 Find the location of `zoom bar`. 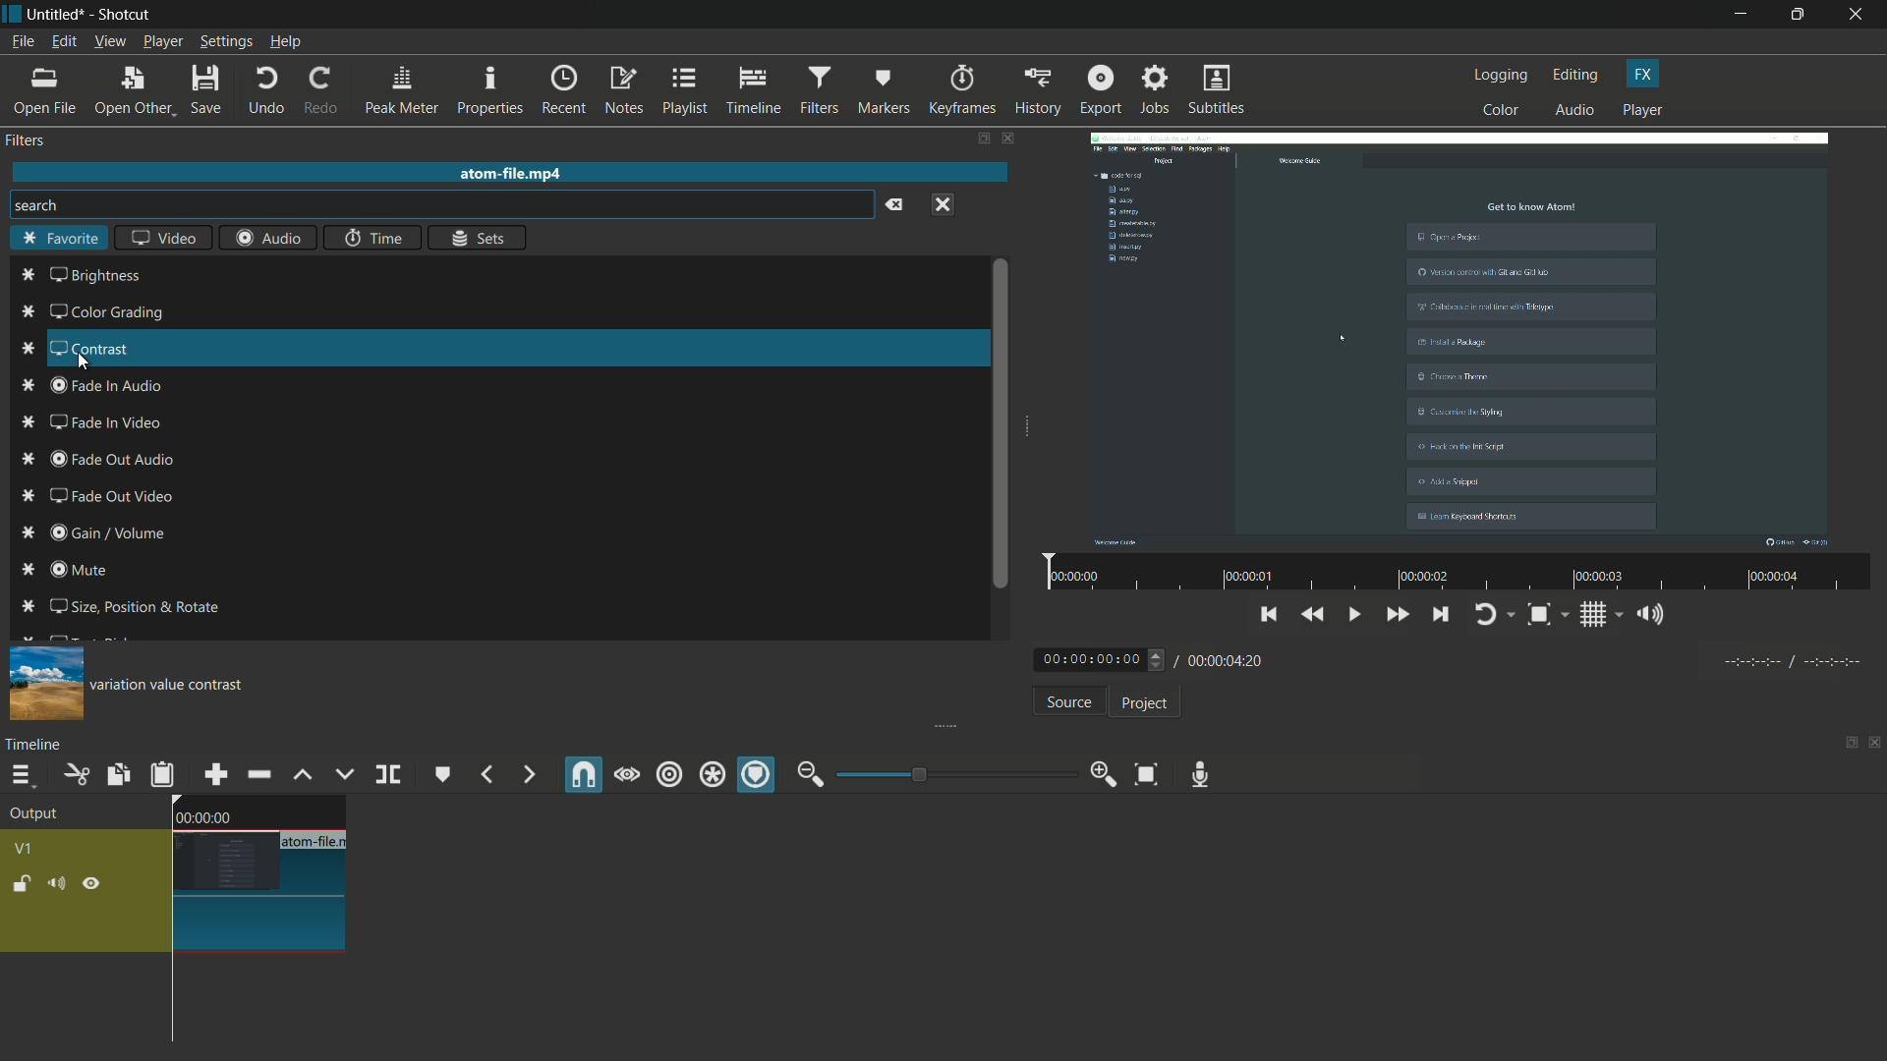

zoom bar is located at coordinates (948, 773).